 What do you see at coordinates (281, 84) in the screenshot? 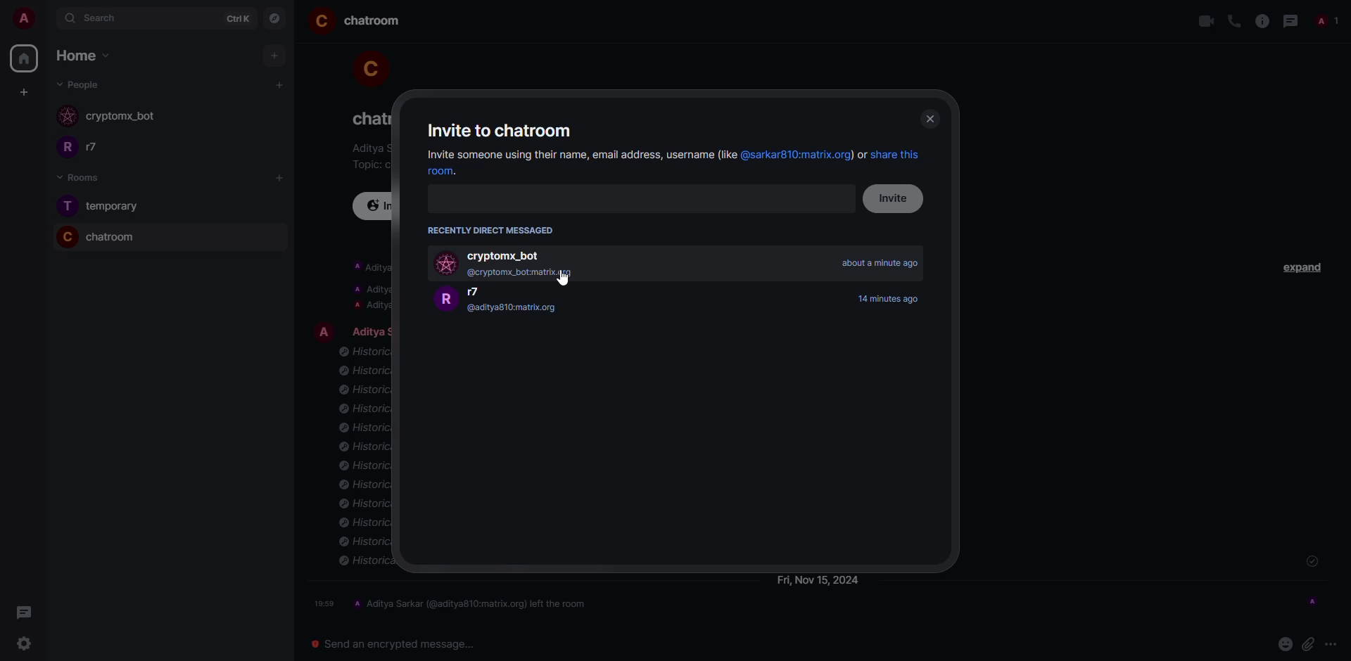
I see `add` at bounding box center [281, 84].